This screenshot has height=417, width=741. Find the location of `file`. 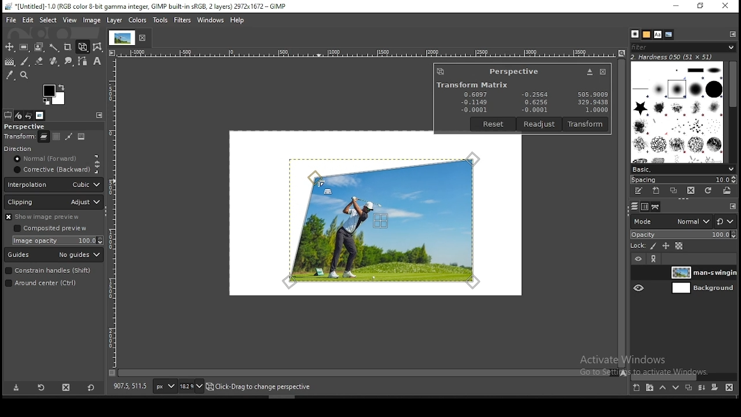

file is located at coordinates (10, 20).